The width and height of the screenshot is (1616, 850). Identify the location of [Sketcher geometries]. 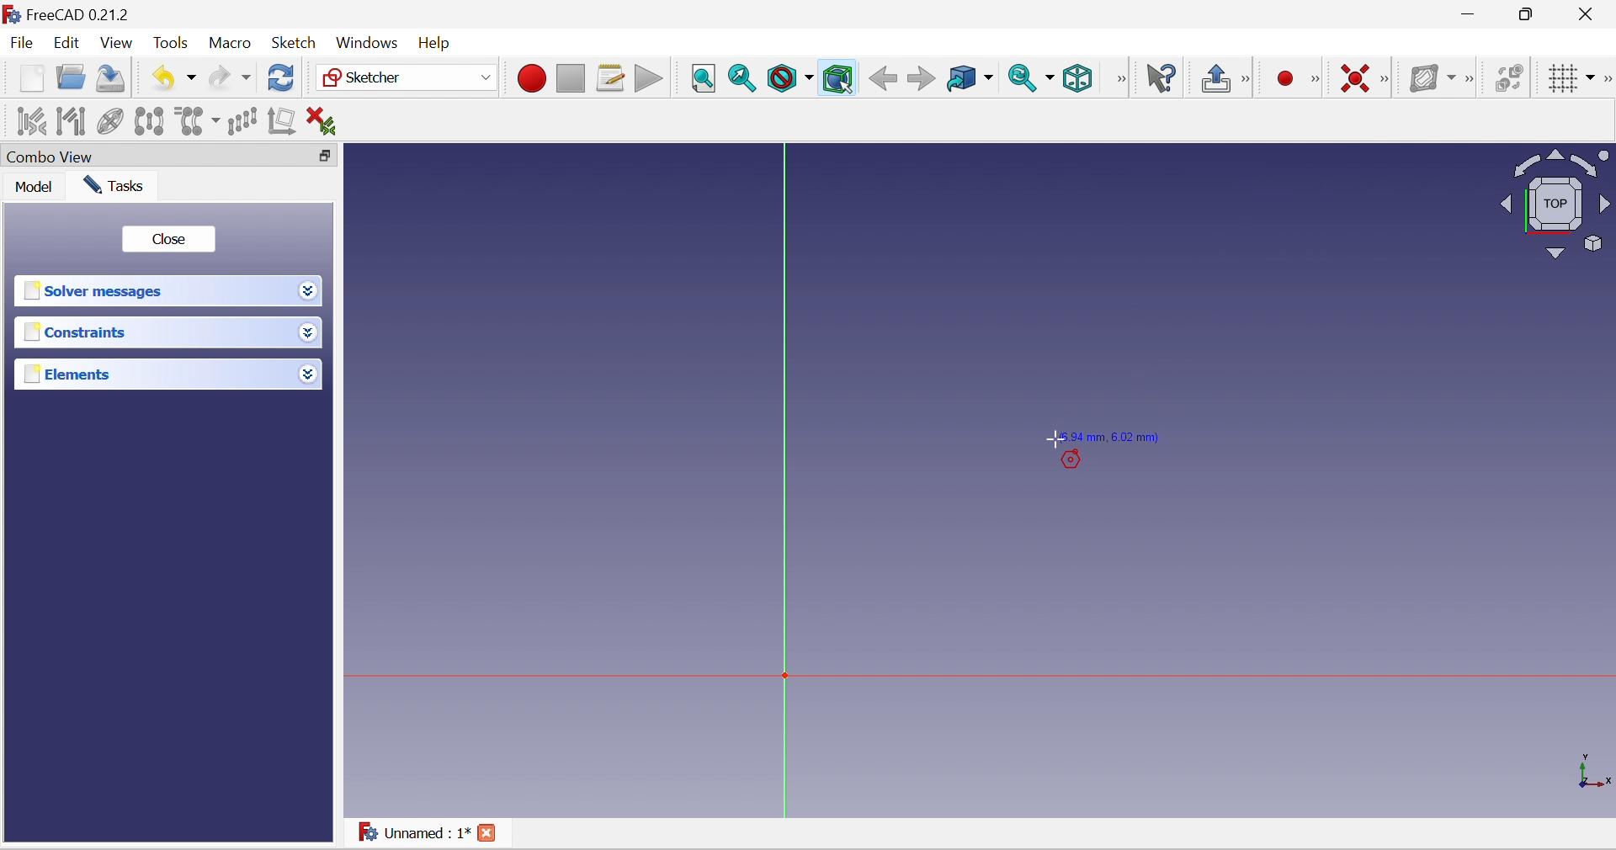
(1316, 81).